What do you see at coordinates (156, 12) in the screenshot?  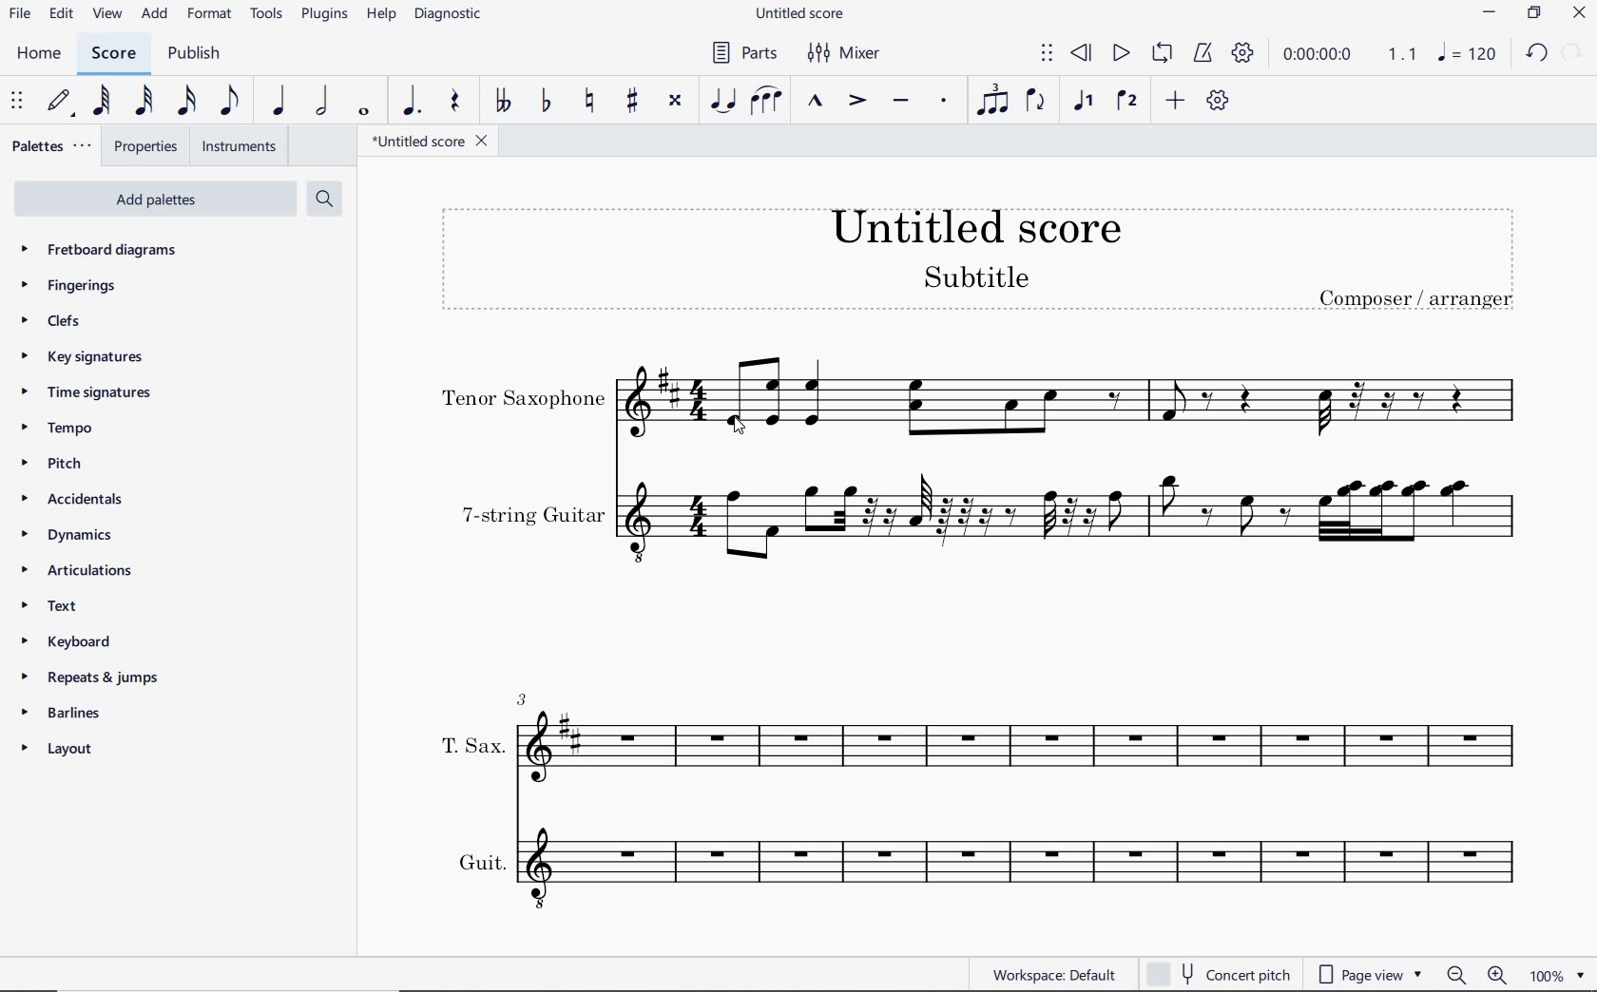 I see `ADD` at bounding box center [156, 12].